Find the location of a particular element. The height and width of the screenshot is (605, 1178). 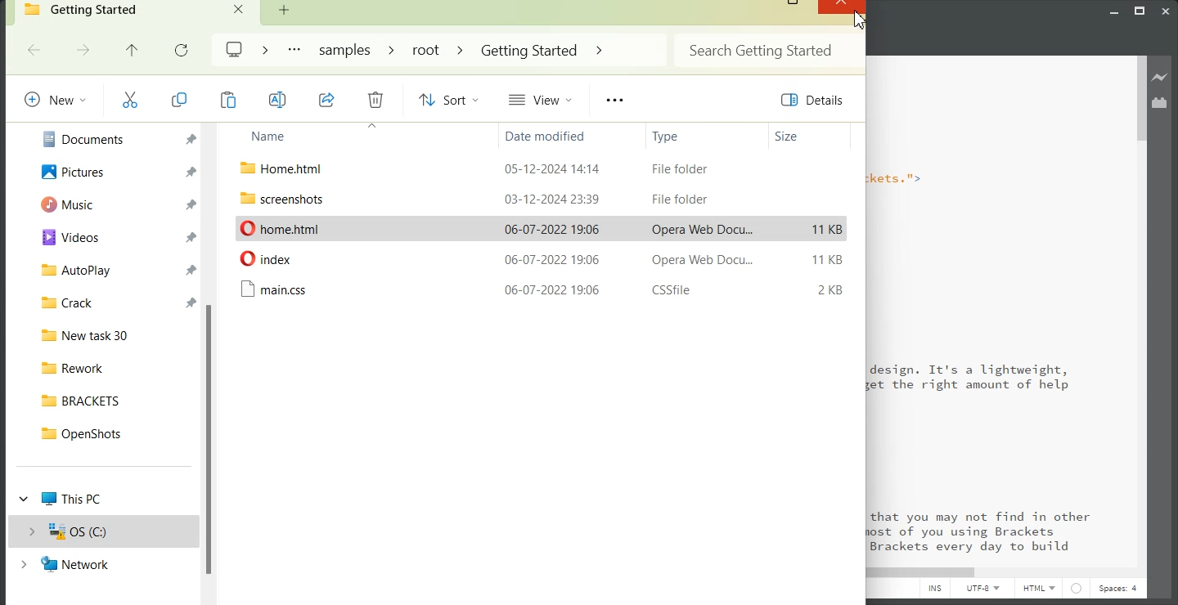

date modified is located at coordinates (547, 228).